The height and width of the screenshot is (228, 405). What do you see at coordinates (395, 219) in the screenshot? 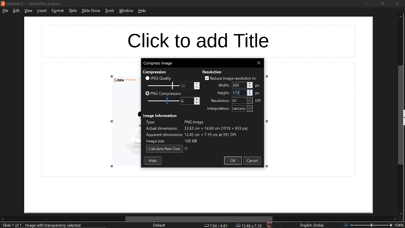
I see `move right` at bounding box center [395, 219].